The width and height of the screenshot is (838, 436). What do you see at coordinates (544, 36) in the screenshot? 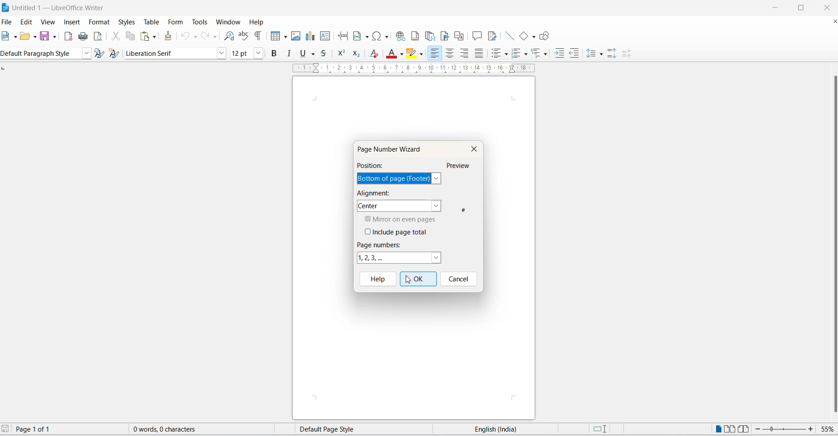
I see `show draw functions` at bounding box center [544, 36].